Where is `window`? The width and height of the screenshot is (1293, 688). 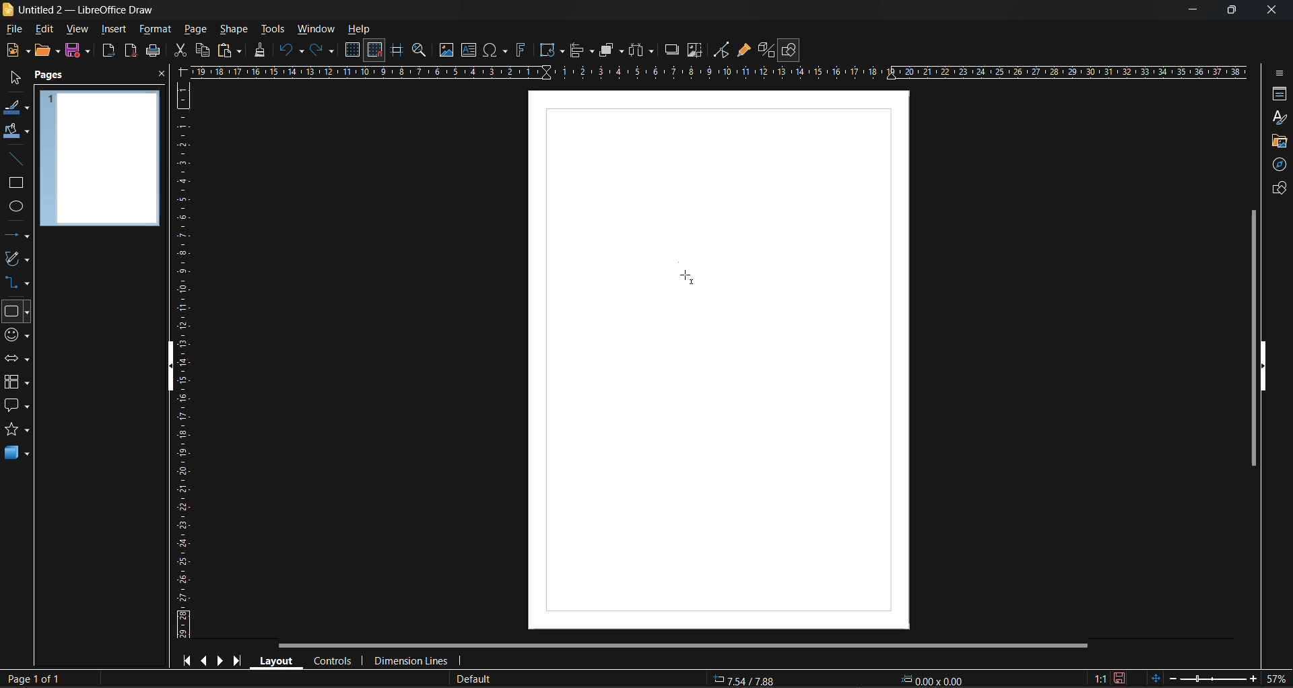 window is located at coordinates (314, 30).